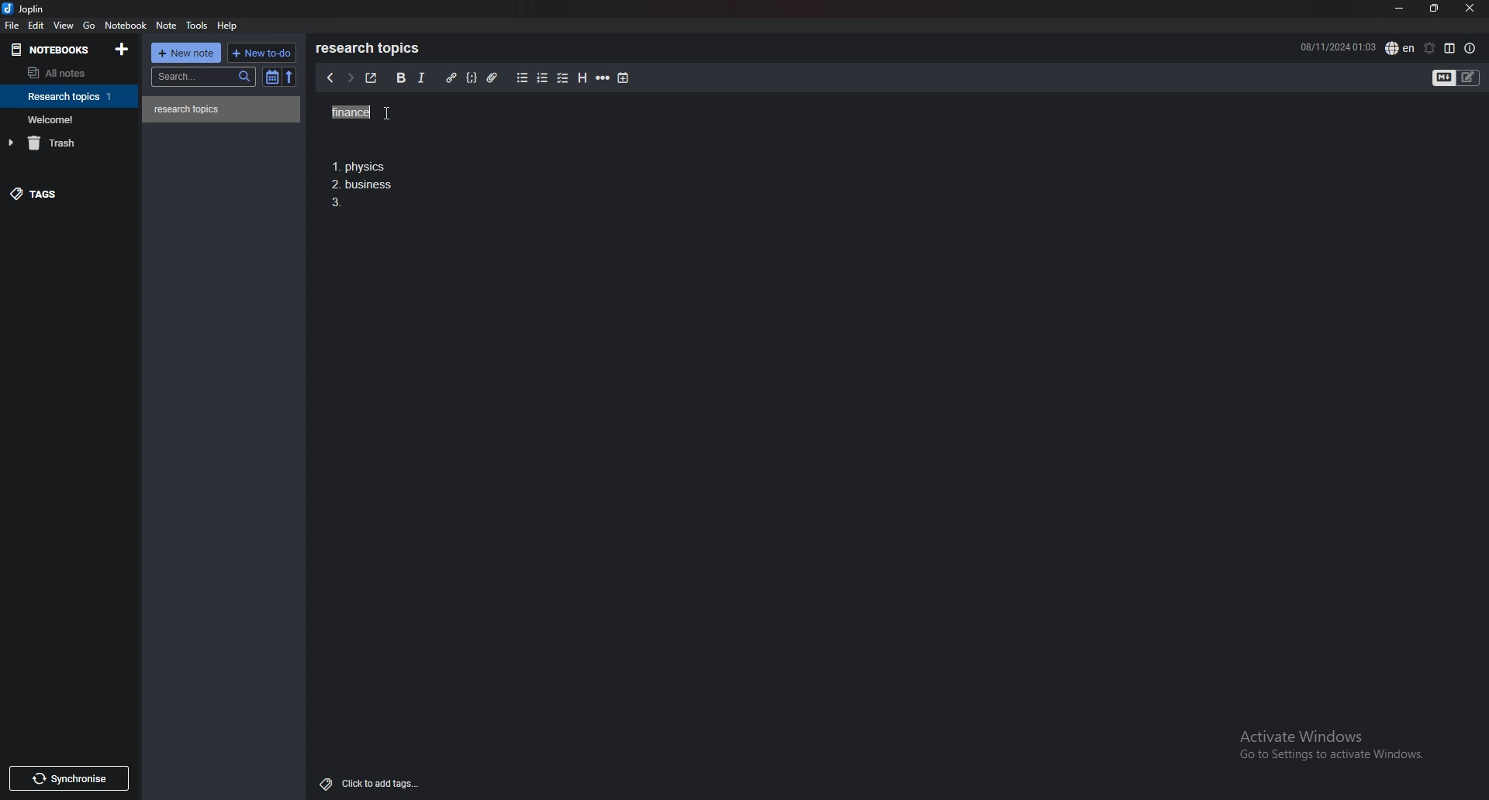 This screenshot has height=800, width=1489. Describe the element at coordinates (399, 78) in the screenshot. I see `bold` at that location.